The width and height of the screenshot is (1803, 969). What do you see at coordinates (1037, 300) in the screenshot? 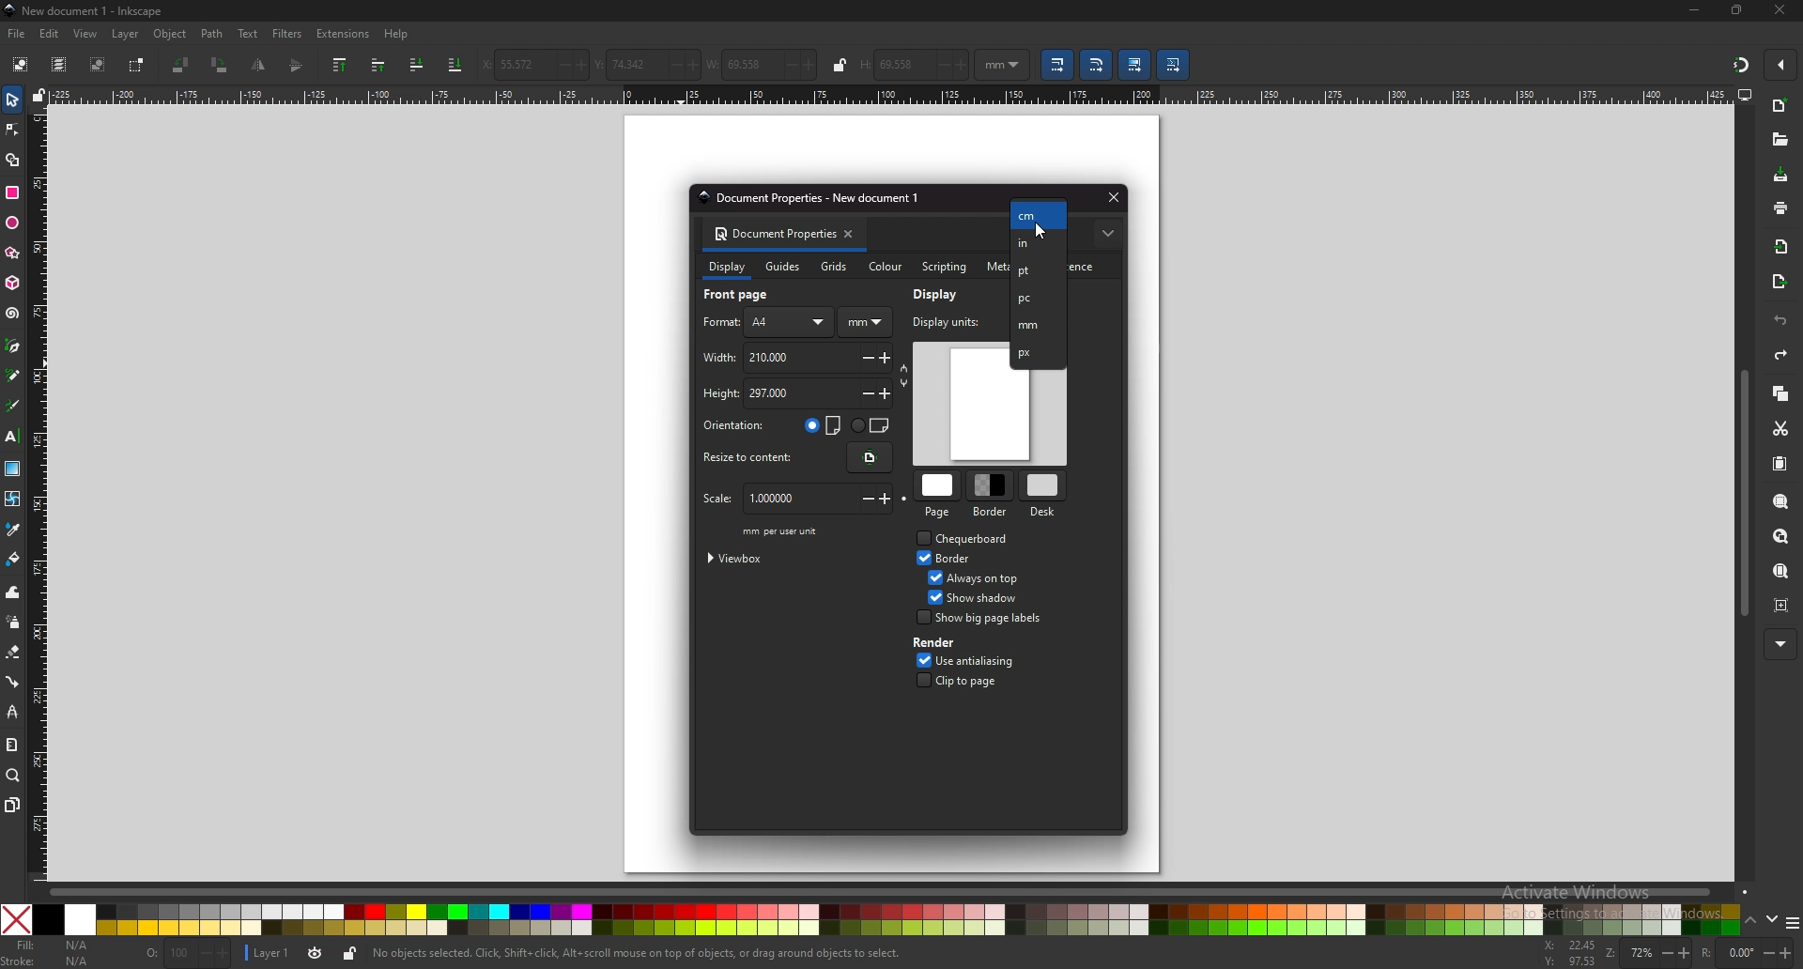
I see `pc` at bounding box center [1037, 300].